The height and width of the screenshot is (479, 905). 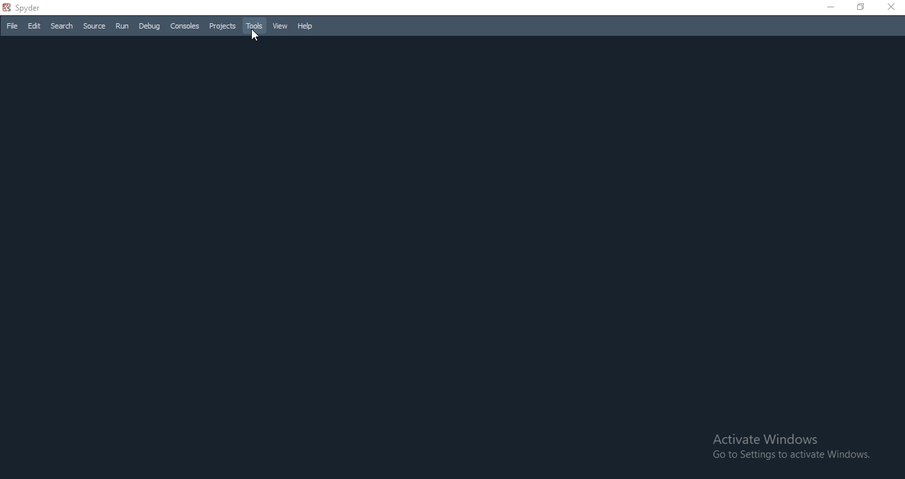 What do you see at coordinates (62, 26) in the screenshot?
I see `Search` at bounding box center [62, 26].